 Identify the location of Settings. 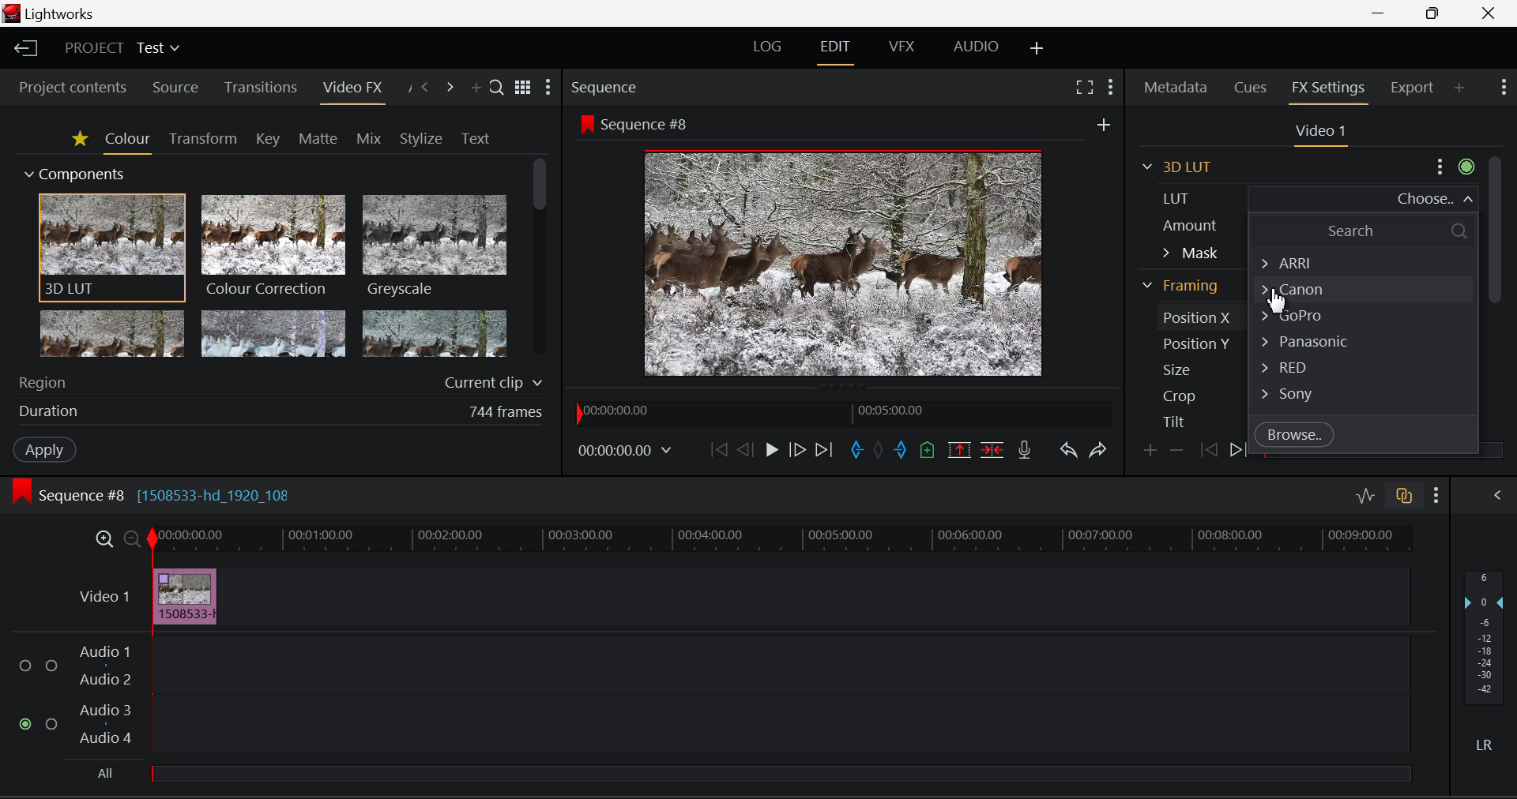
(1455, 166).